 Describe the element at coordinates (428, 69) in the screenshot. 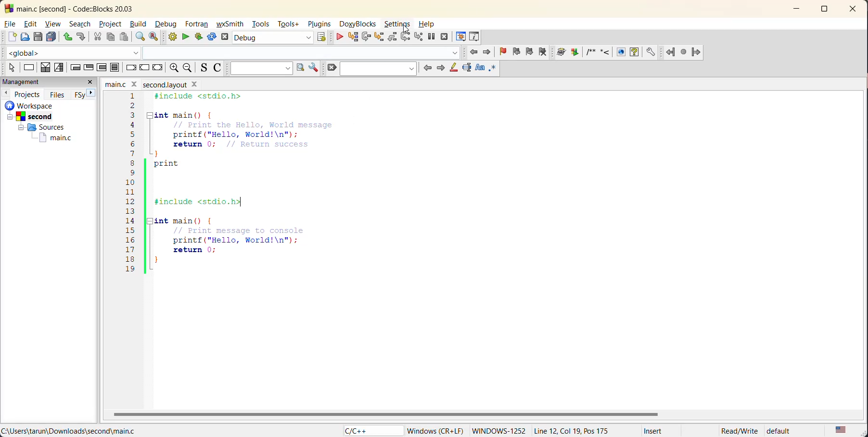

I see `previous` at that location.